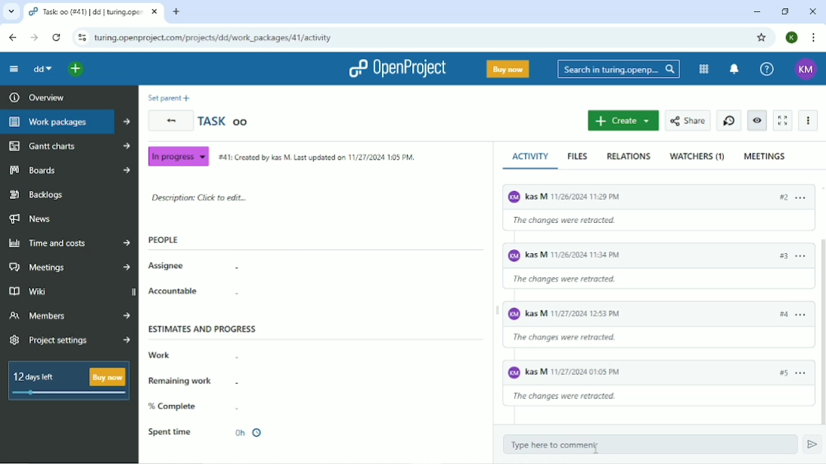 The width and height of the screenshot is (826, 464). What do you see at coordinates (34, 38) in the screenshot?
I see `Forward` at bounding box center [34, 38].